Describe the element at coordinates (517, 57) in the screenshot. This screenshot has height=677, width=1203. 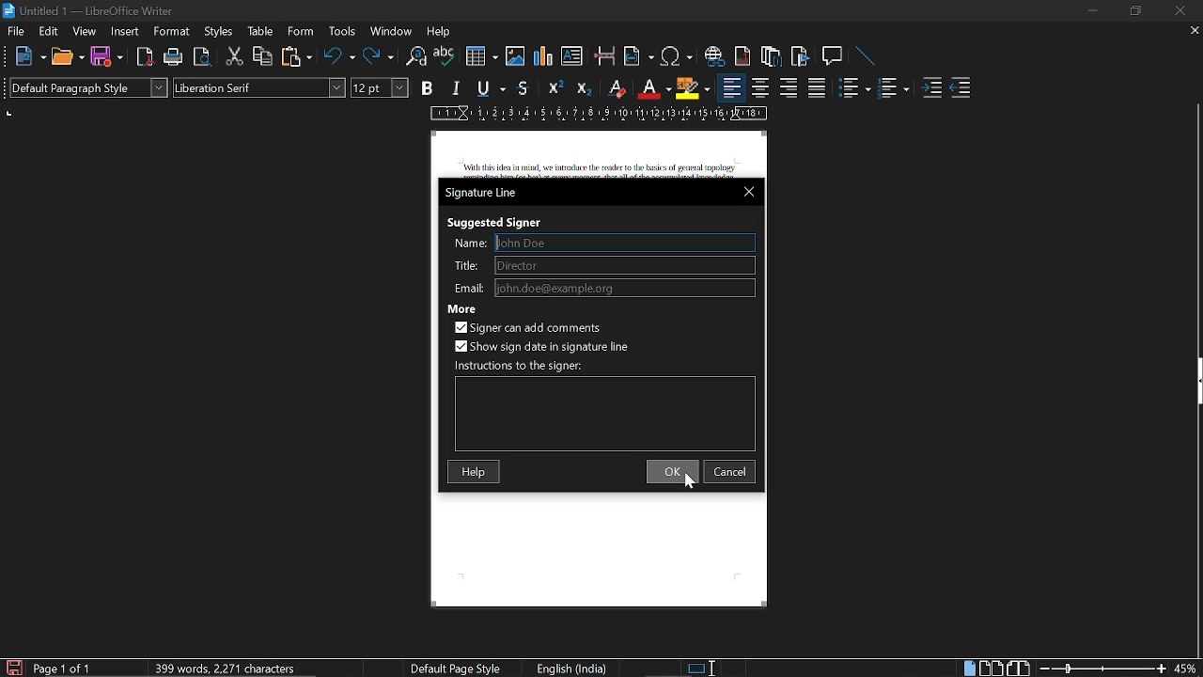
I see `insert image` at that location.